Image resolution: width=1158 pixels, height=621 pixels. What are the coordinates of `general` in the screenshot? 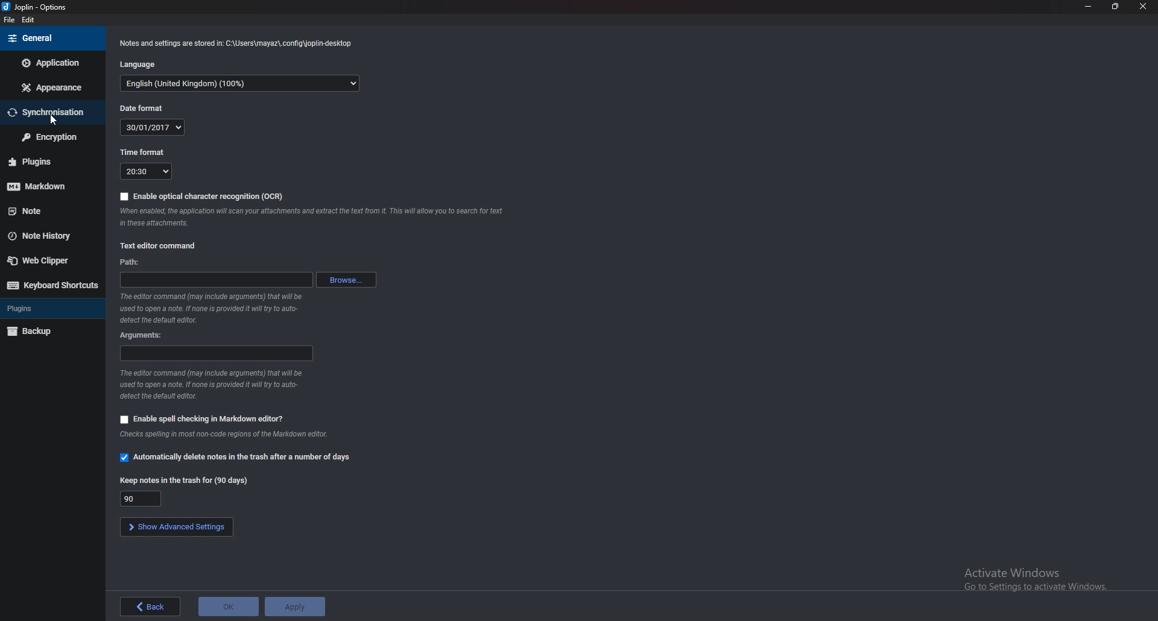 It's located at (55, 39).